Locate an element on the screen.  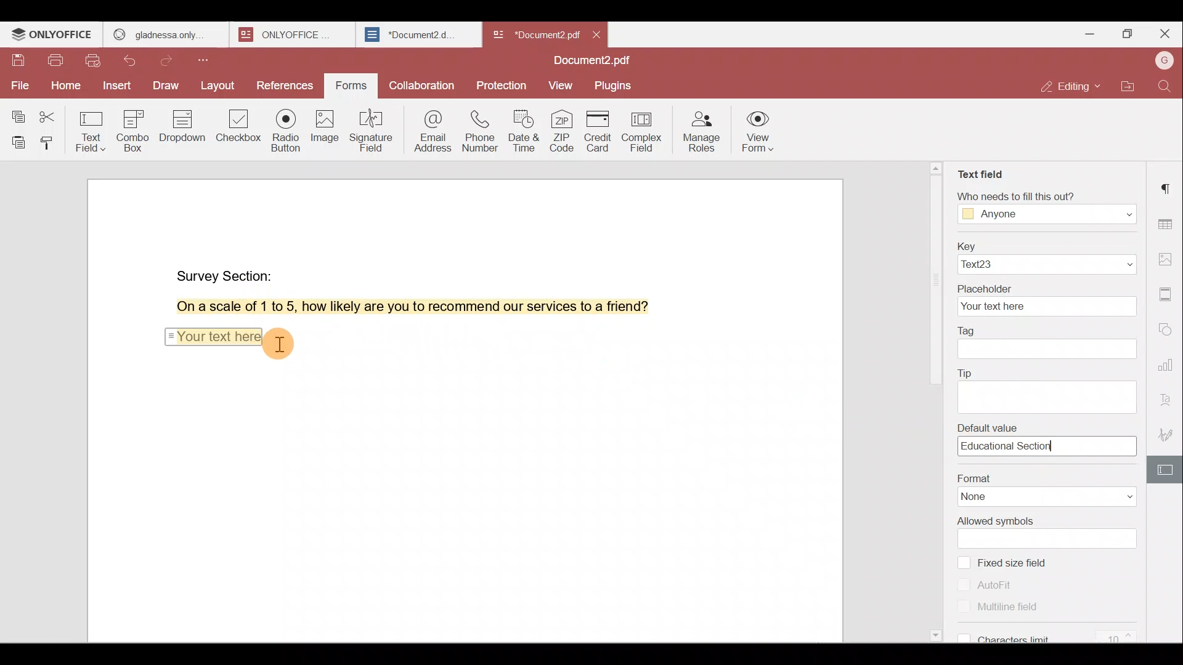
References is located at coordinates (286, 87).